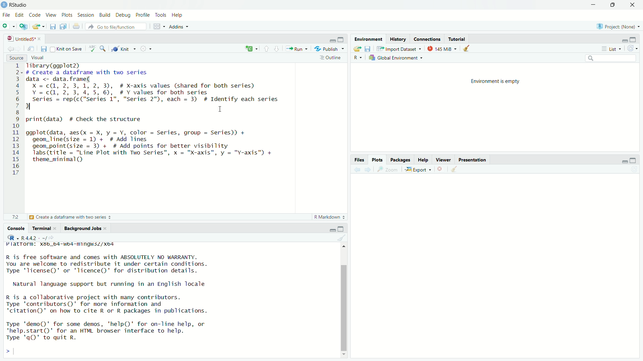 This screenshot has height=361, width=643. I want to click on Terminal, so click(44, 228).